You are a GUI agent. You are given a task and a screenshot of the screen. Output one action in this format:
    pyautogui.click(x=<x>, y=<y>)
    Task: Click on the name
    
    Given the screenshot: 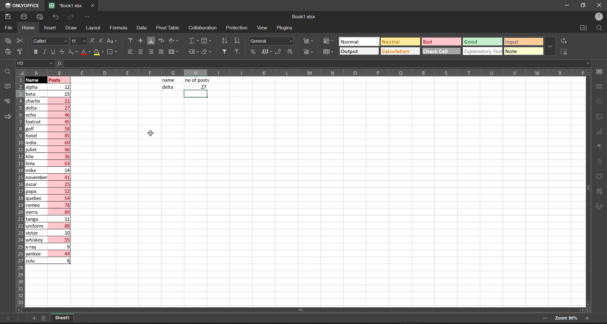 What is the action you would take?
    pyautogui.click(x=169, y=80)
    